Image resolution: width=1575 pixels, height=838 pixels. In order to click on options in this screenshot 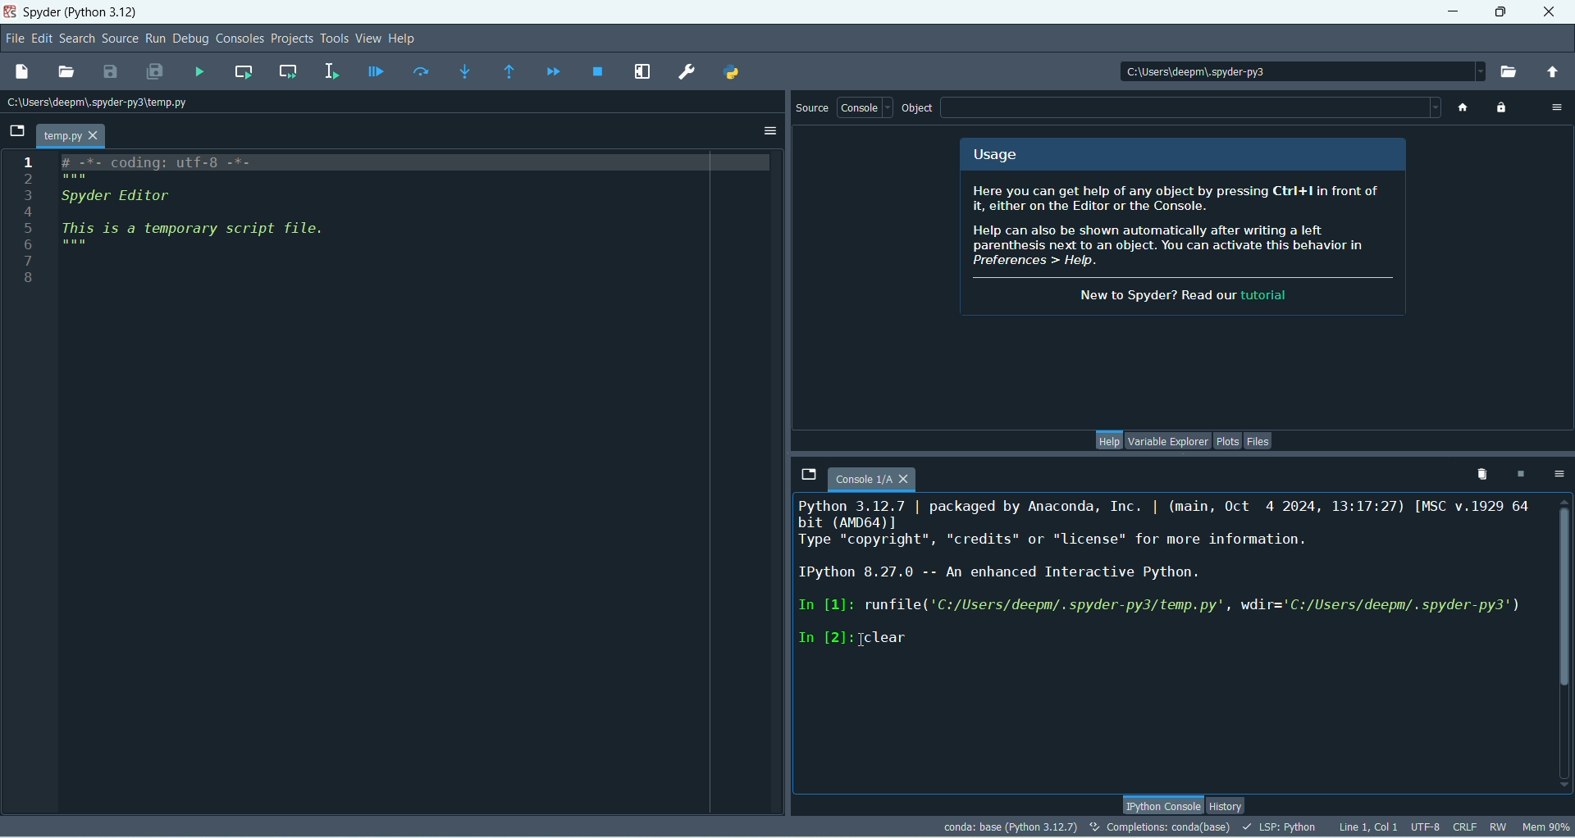, I will do `click(1559, 107)`.